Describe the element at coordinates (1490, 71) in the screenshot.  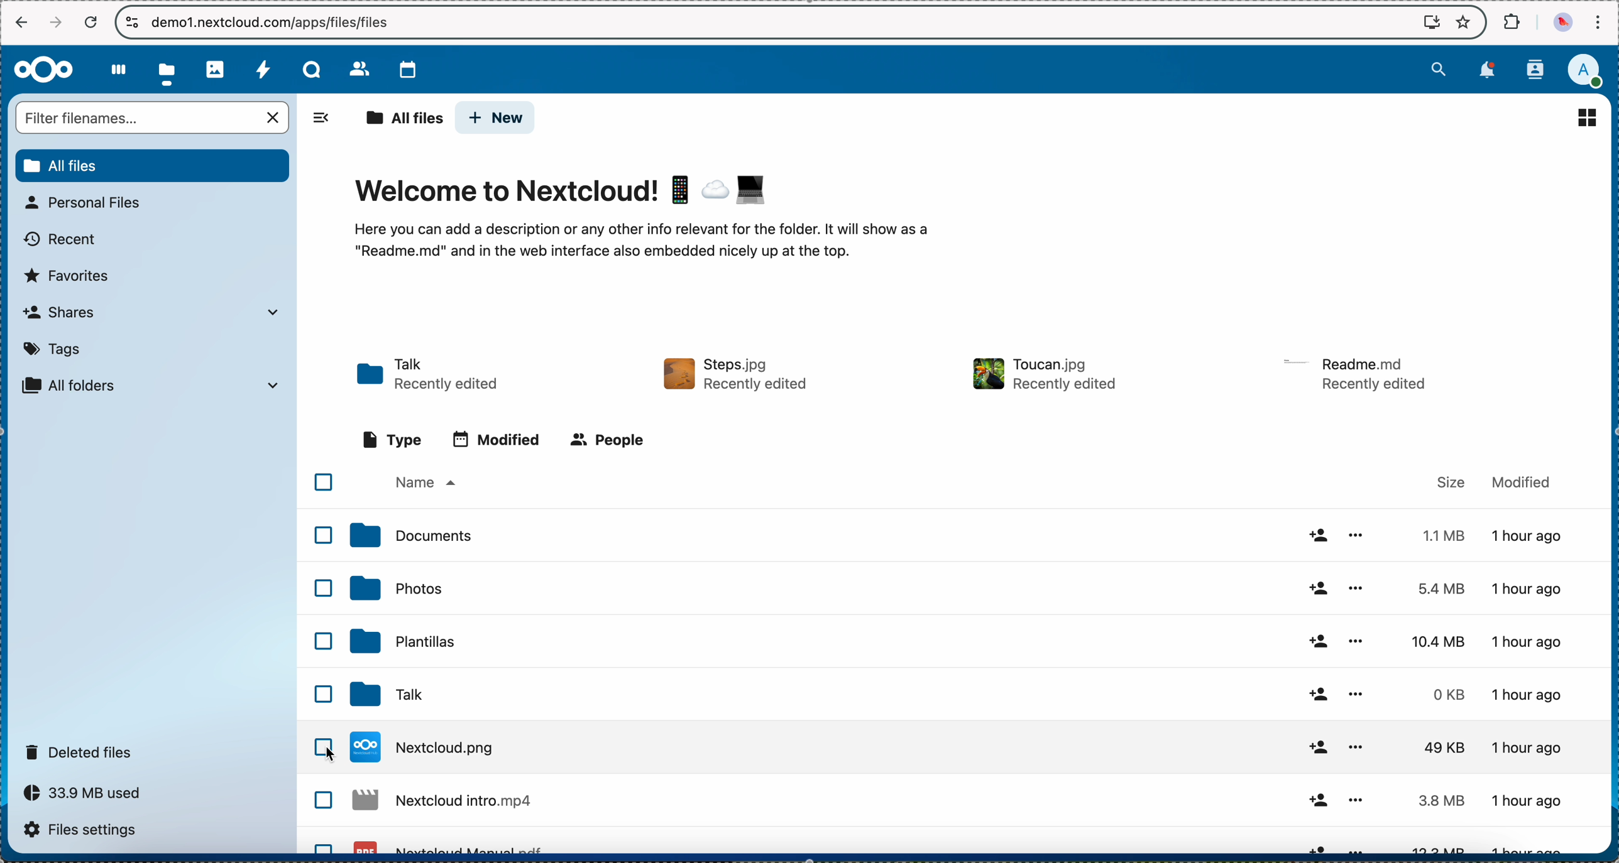
I see `notifications` at that location.